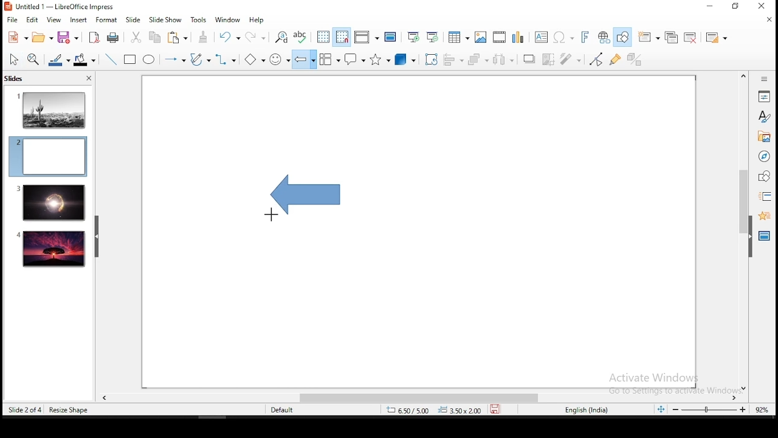 This screenshot has width=778, height=438. What do you see at coordinates (765, 235) in the screenshot?
I see `master slides` at bounding box center [765, 235].